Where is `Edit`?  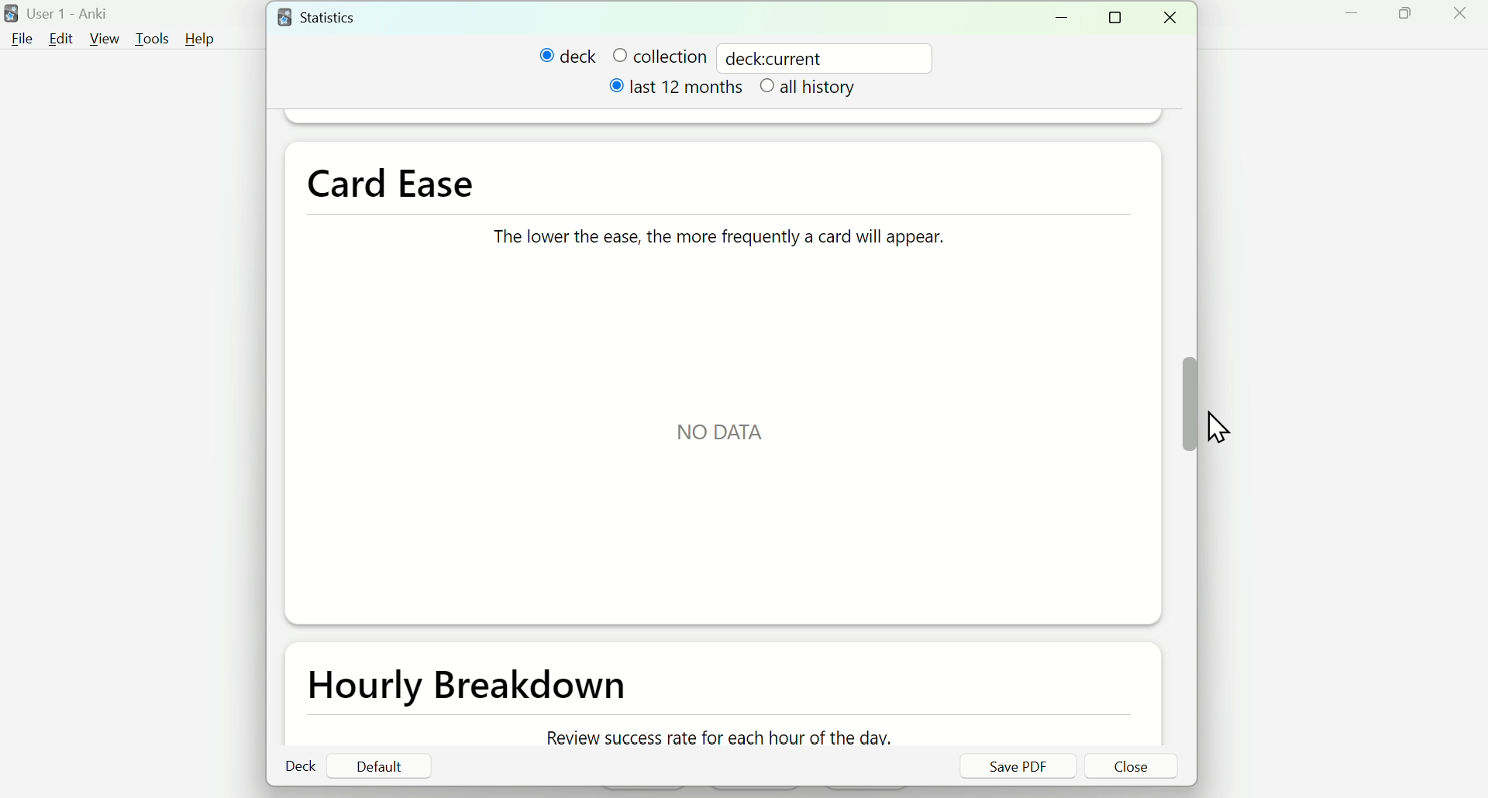
Edit is located at coordinates (60, 38).